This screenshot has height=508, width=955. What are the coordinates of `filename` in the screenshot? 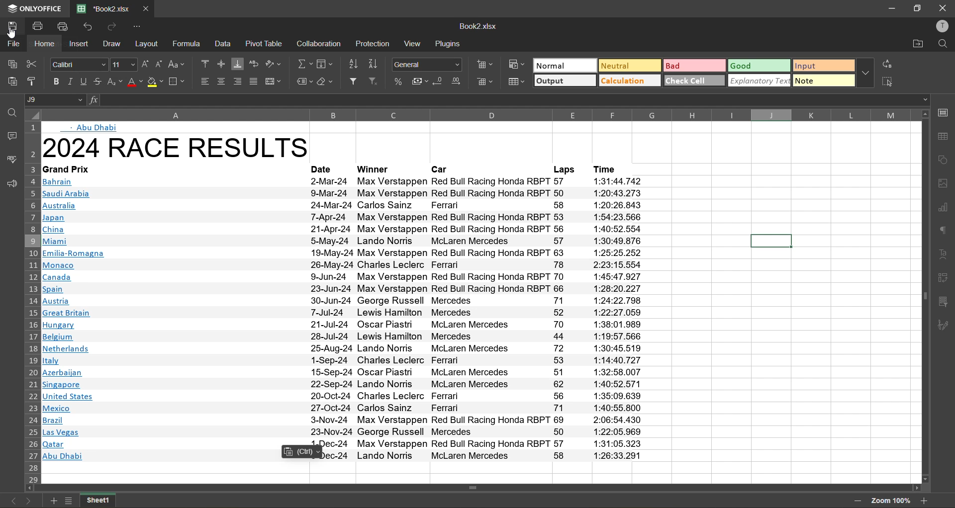 It's located at (477, 25).